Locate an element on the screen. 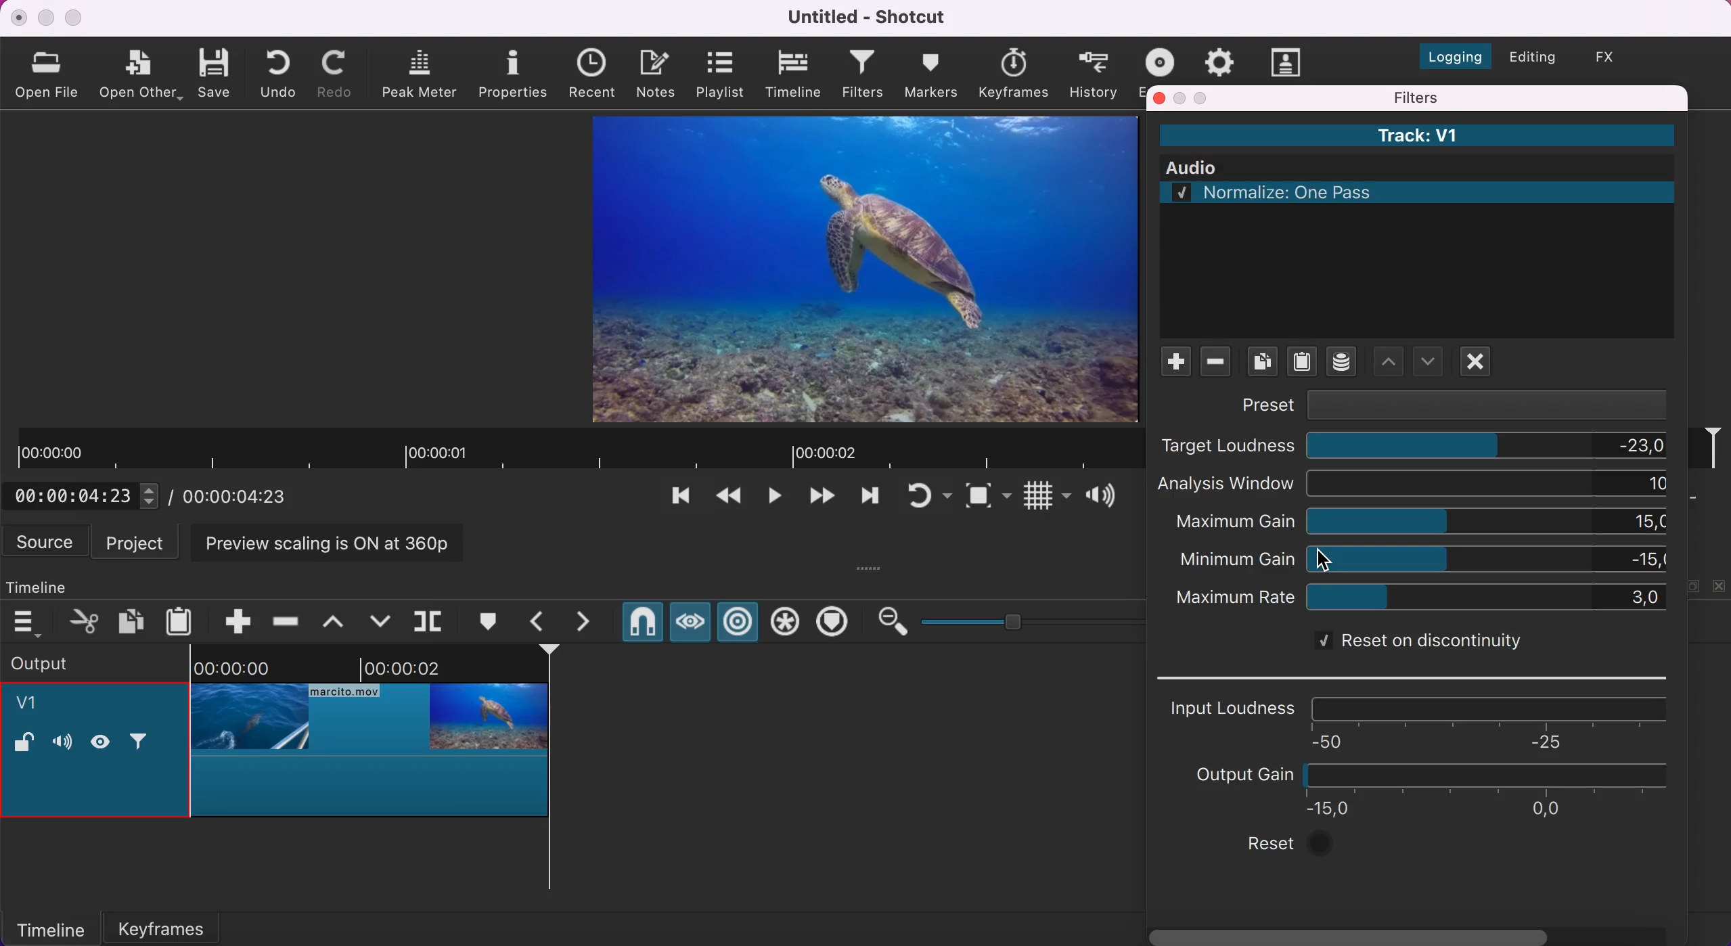  snap is located at coordinates (642, 625).